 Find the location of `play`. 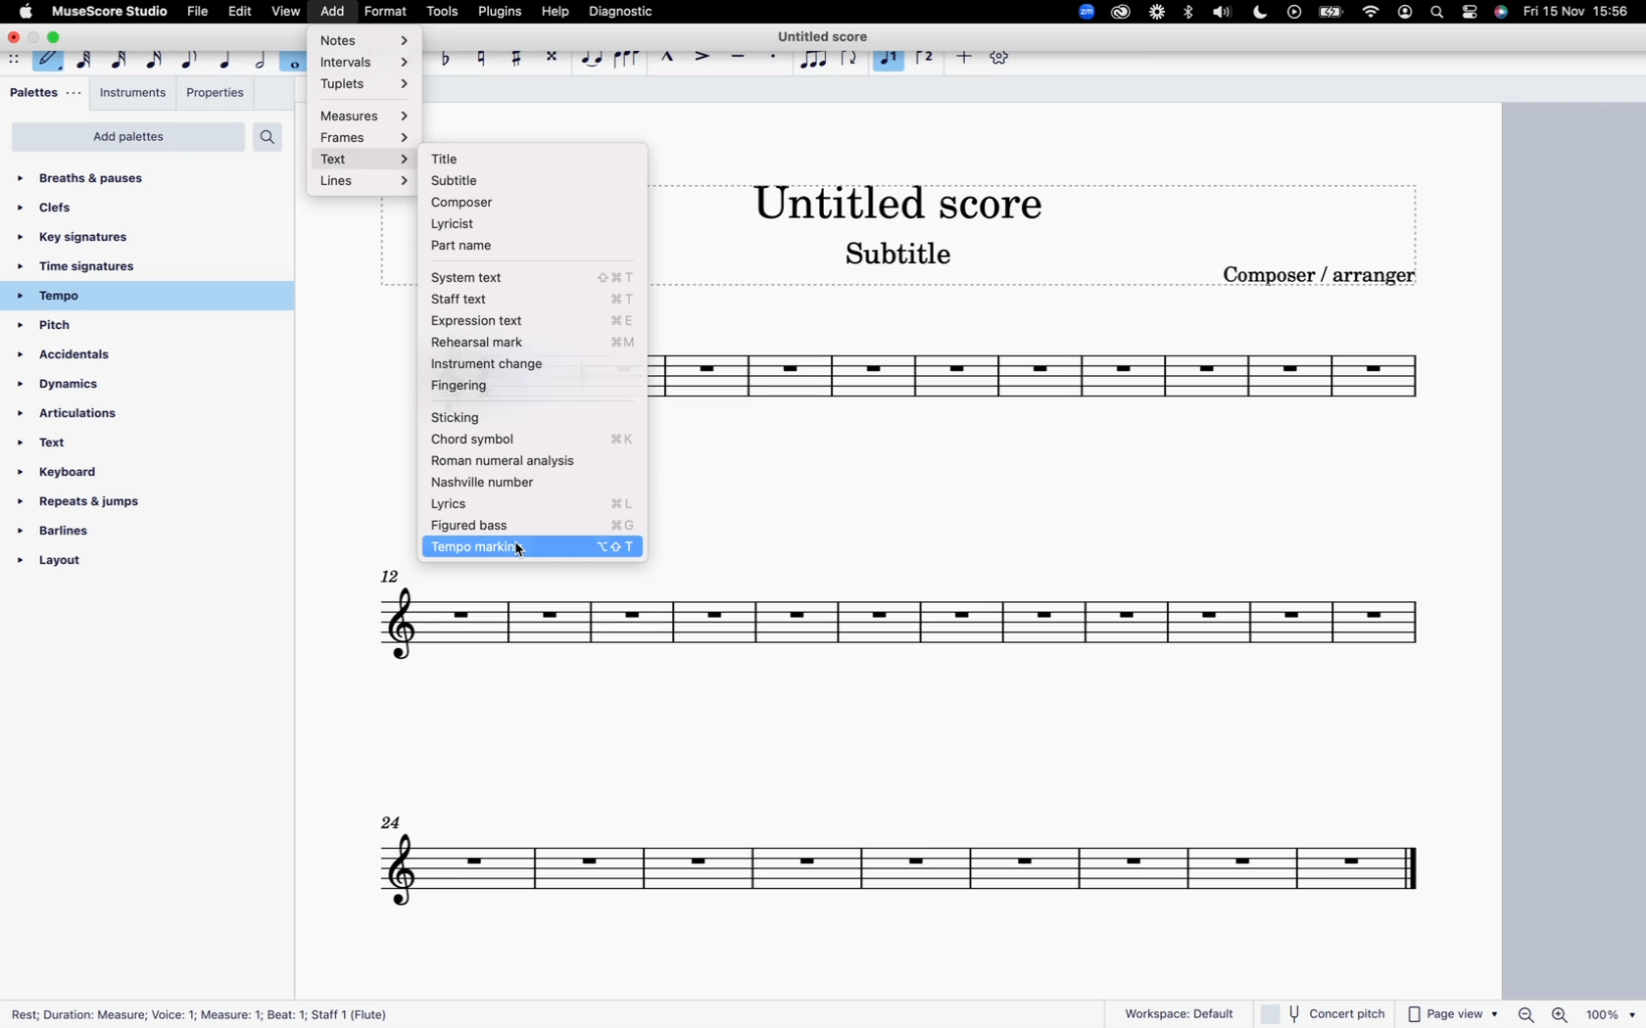

play is located at coordinates (1294, 14).